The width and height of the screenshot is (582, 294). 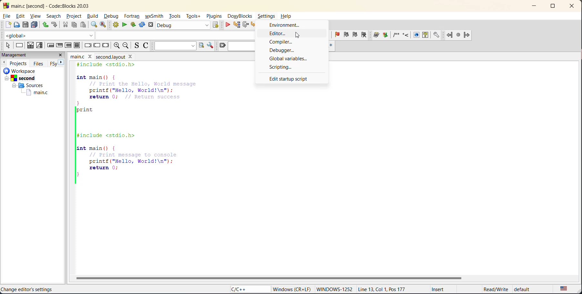 What do you see at coordinates (21, 17) in the screenshot?
I see `edit` at bounding box center [21, 17].